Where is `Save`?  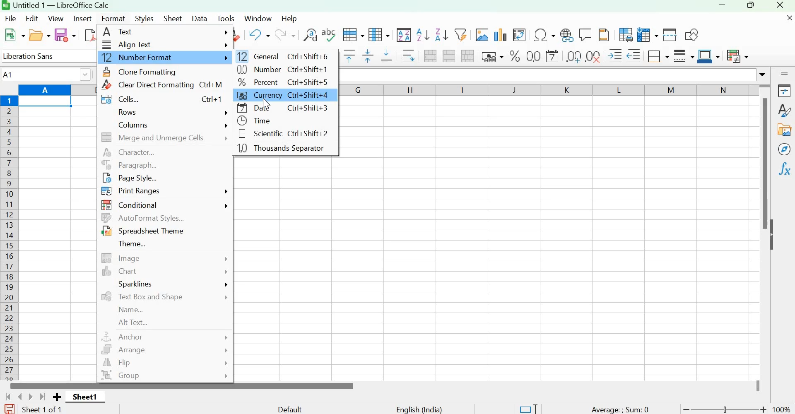
Save is located at coordinates (65, 35).